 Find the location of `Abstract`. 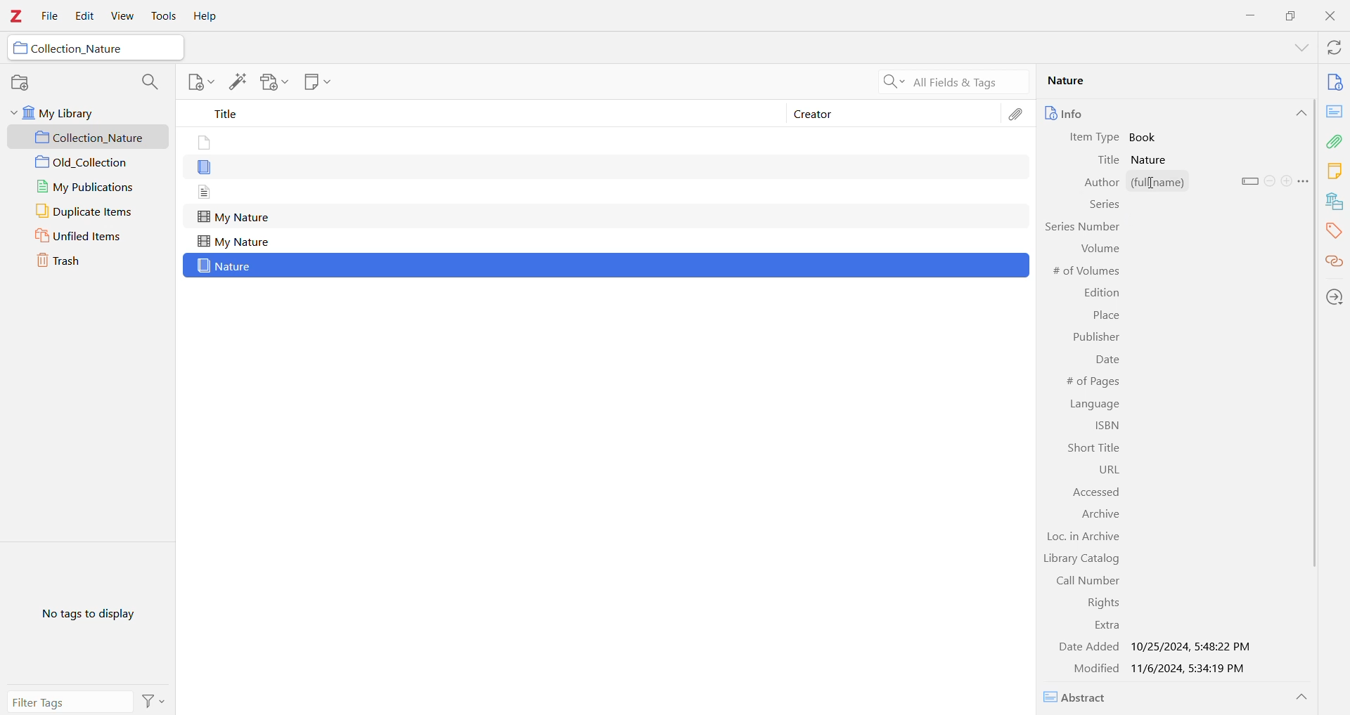

Abstract is located at coordinates (1334, 112).